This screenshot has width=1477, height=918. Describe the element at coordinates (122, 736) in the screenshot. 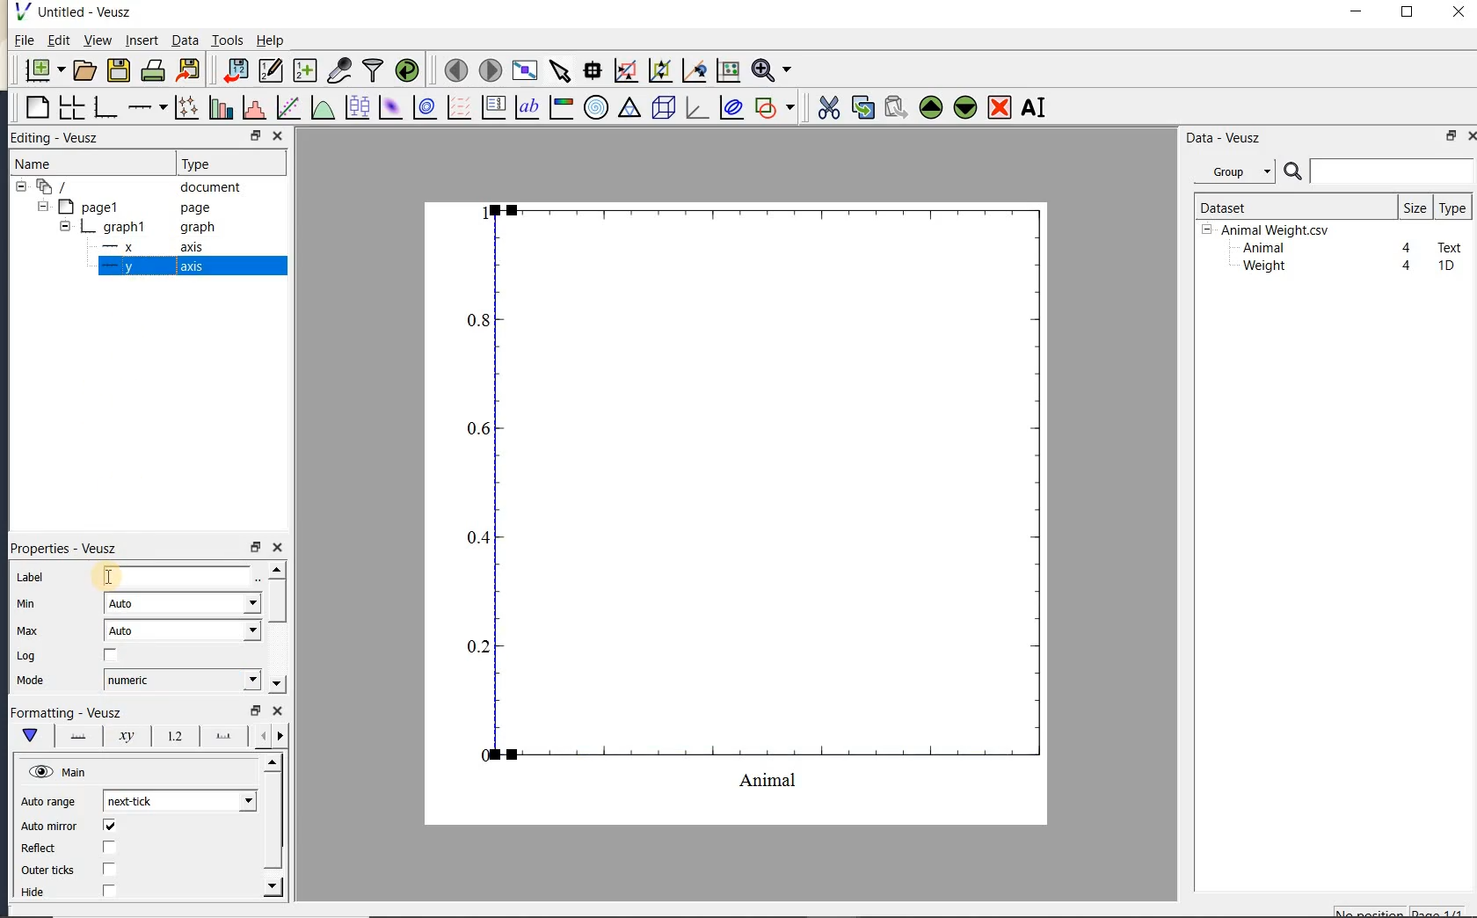

I see `axis label` at that location.